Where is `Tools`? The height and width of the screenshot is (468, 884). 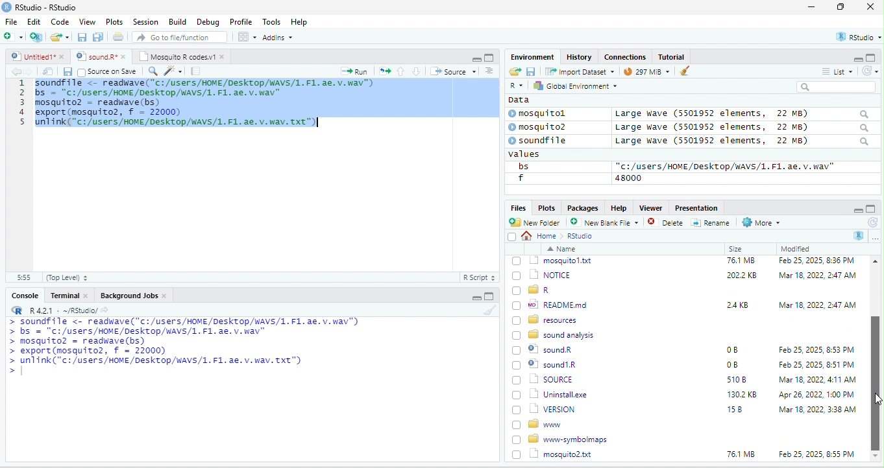
Tools is located at coordinates (272, 21).